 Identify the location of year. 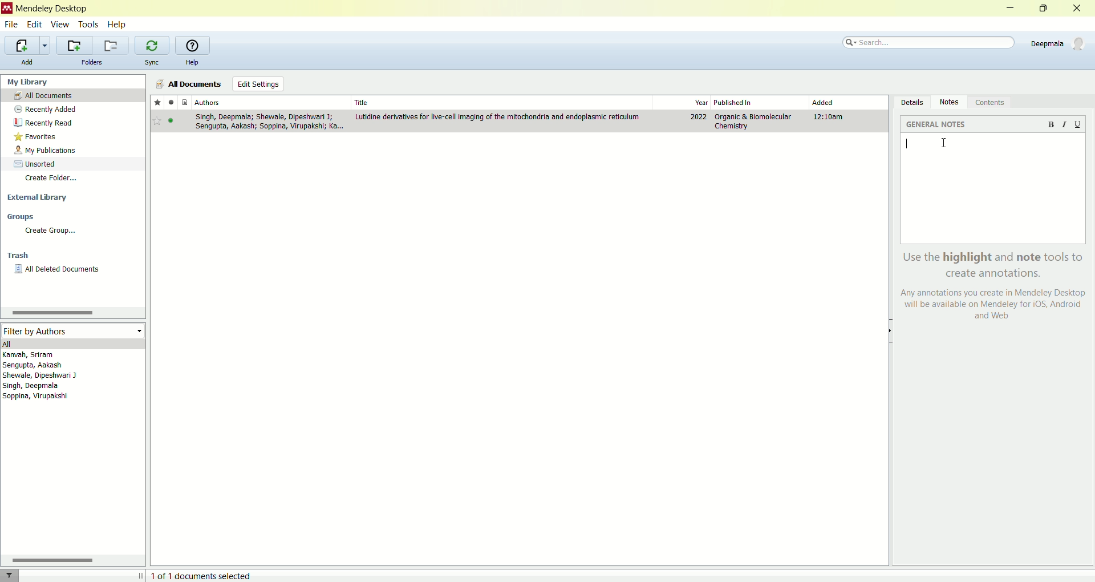
(701, 103).